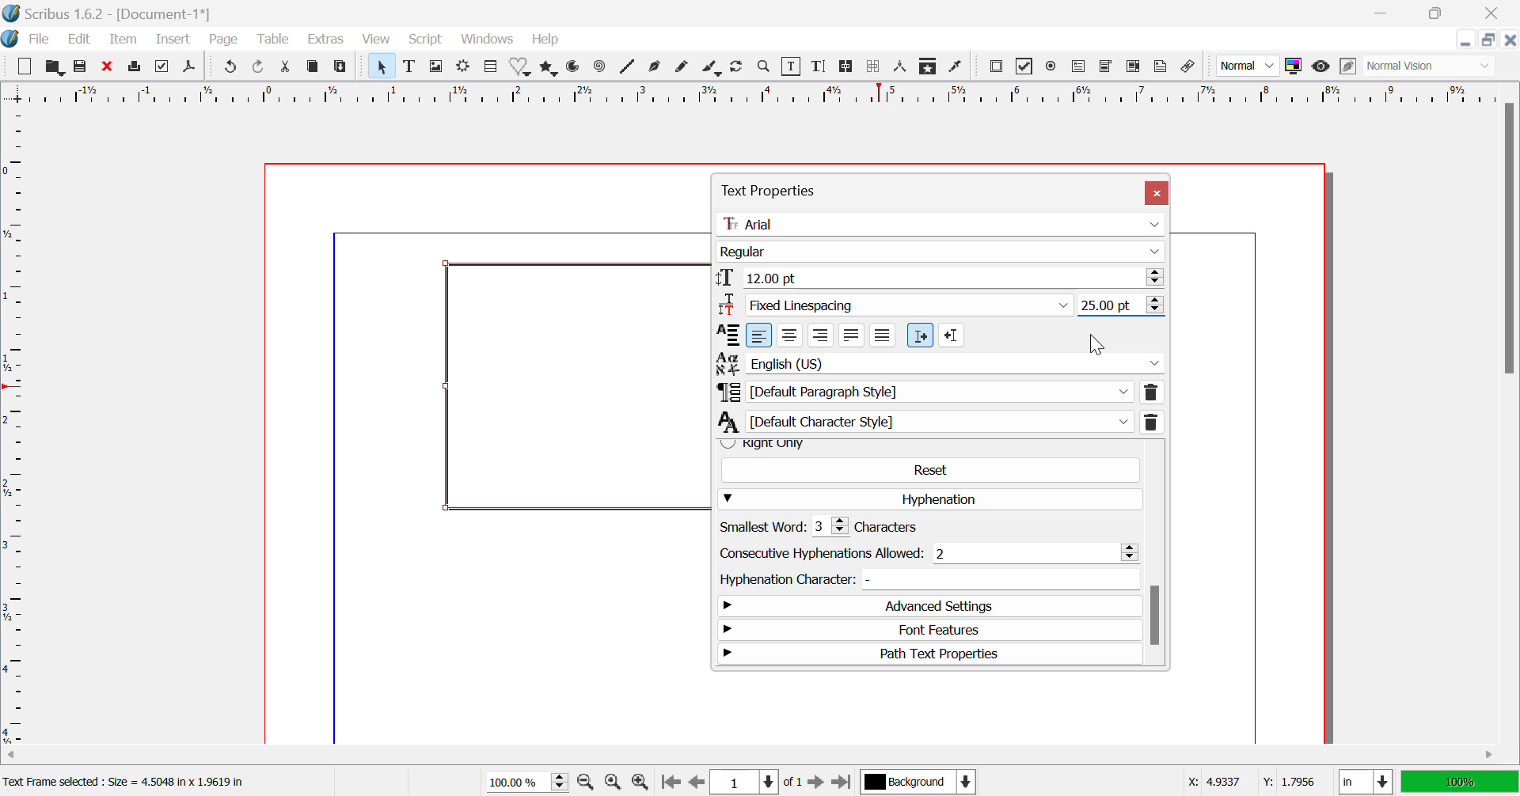 This screenshot has height=796, width=1520. Describe the element at coordinates (123, 41) in the screenshot. I see `Item` at that location.